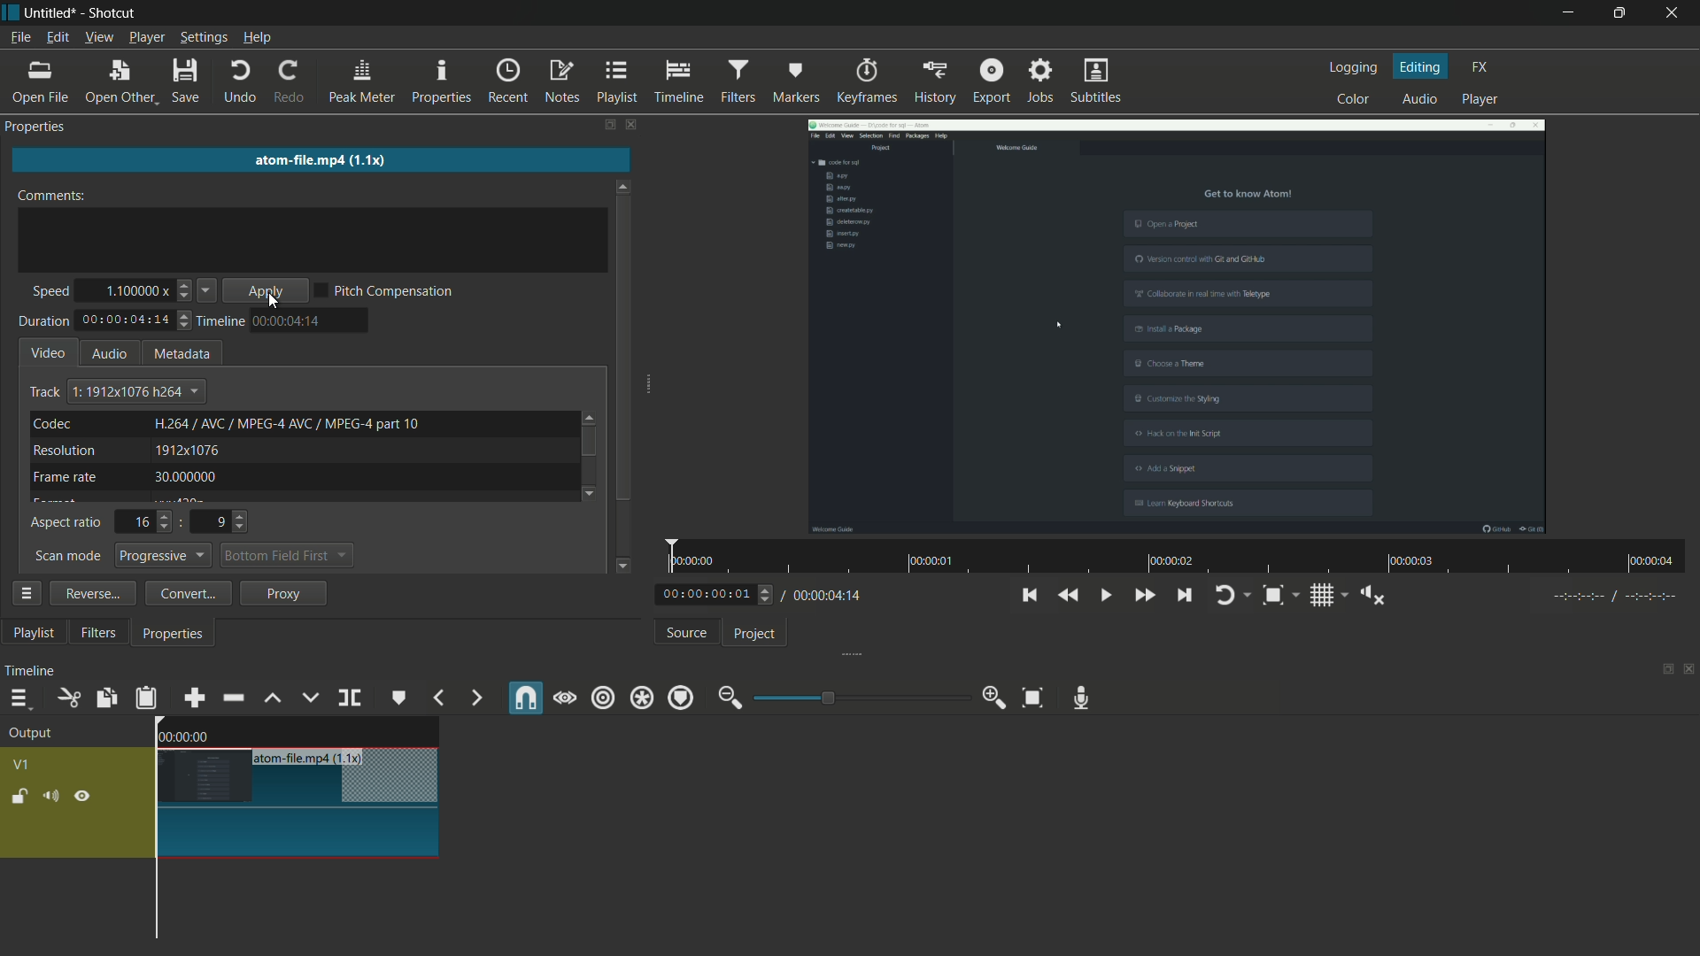 The height and width of the screenshot is (956, 1700). Describe the element at coordinates (288, 422) in the screenshot. I see `text` at that location.